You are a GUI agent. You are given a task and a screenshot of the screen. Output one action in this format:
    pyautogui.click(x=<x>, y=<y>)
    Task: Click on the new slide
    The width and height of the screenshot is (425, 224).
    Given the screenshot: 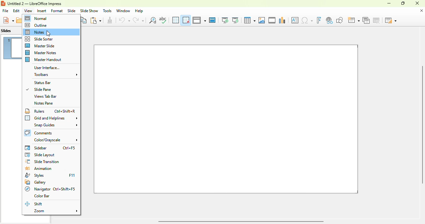 What is the action you would take?
    pyautogui.click(x=353, y=20)
    